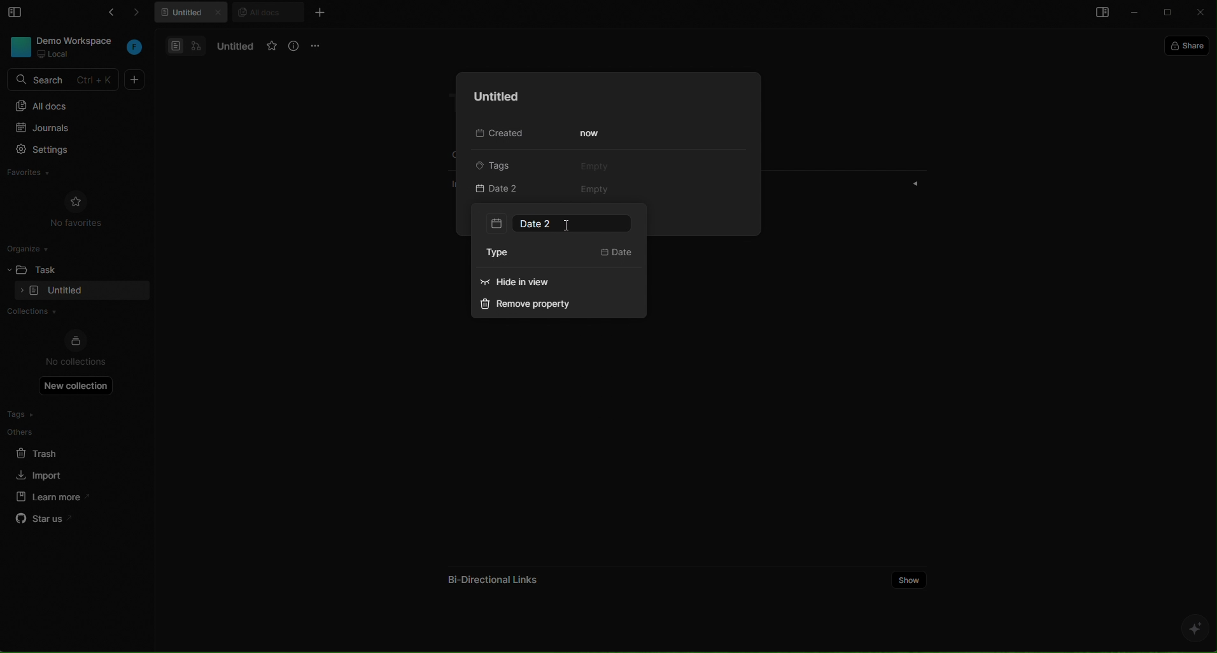  I want to click on bi directional links, so click(490, 575).